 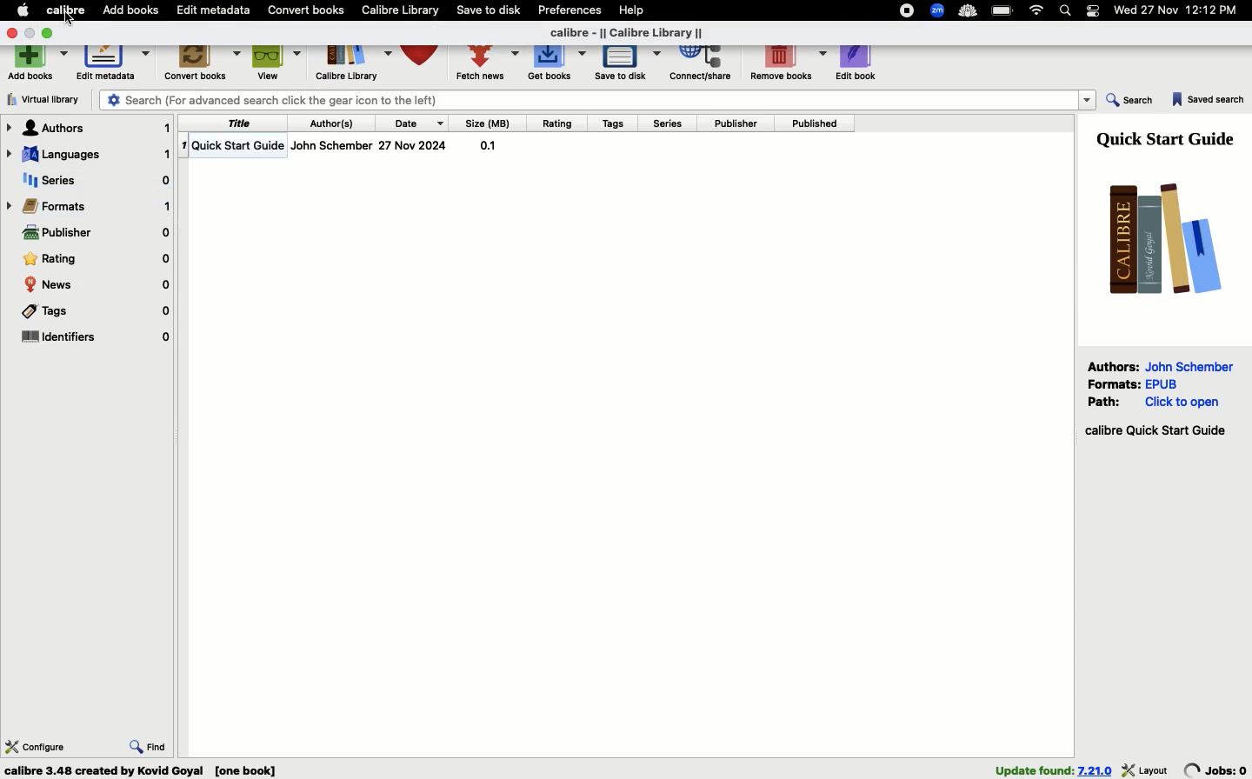 What do you see at coordinates (1182, 403) in the screenshot?
I see `click to open` at bounding box center [1182, 403].